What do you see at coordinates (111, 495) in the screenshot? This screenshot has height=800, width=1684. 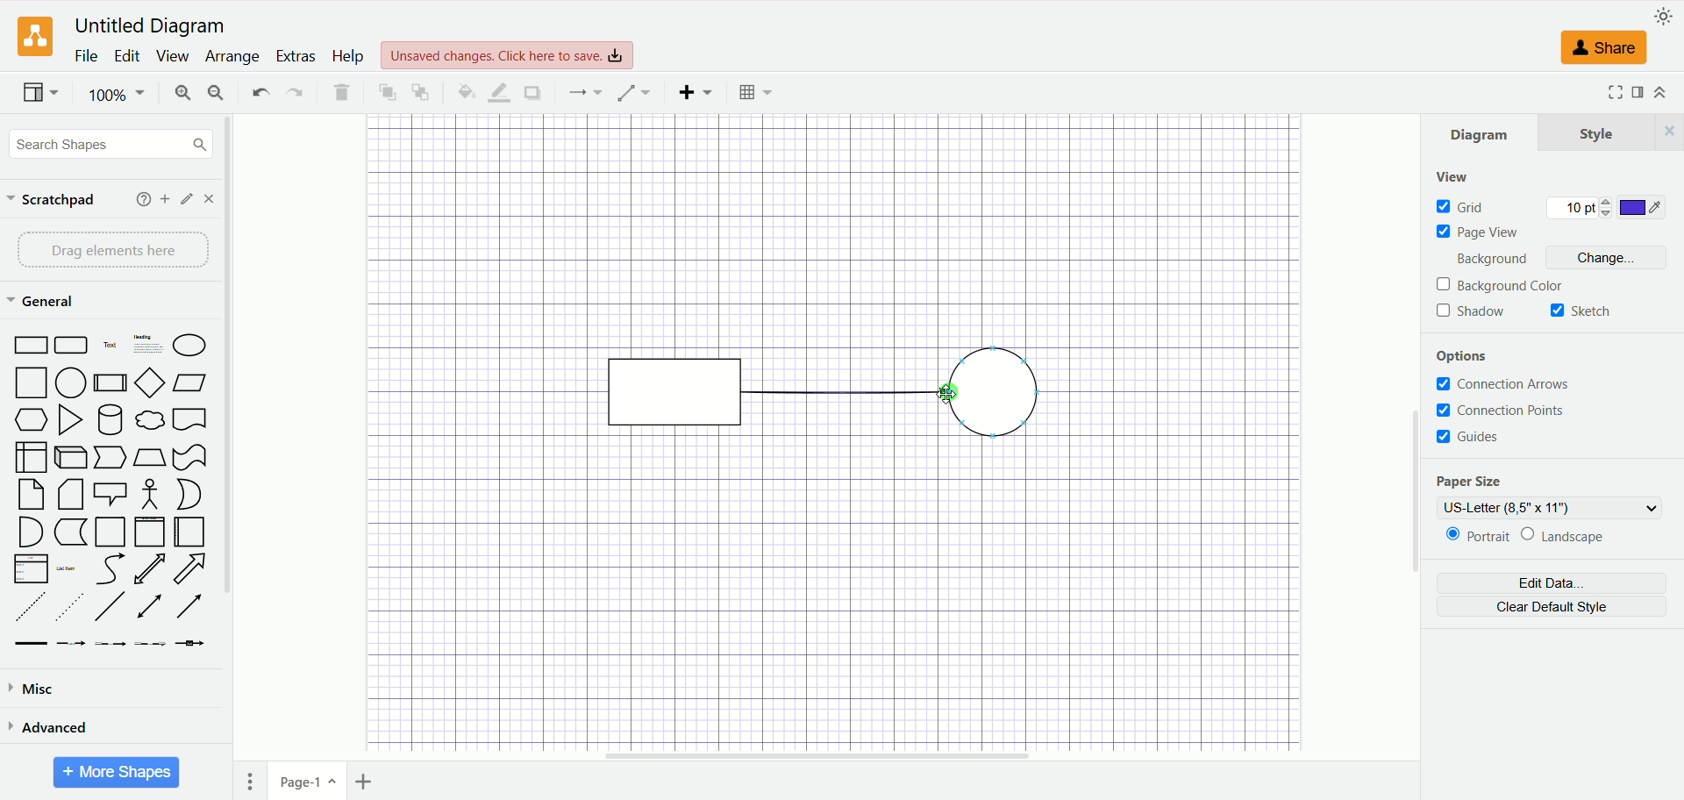 I see `Speech Bubble` at bounding box center [111, 495].